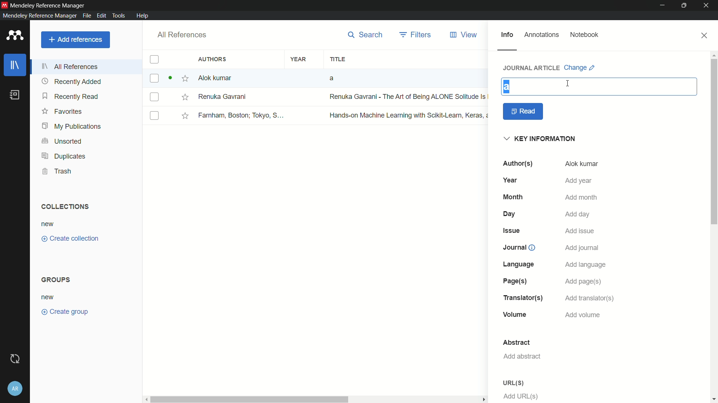  What do you see at coordinates (75, 40) in the screenshot?
I see `add reference` at bounding box center [75, 40].